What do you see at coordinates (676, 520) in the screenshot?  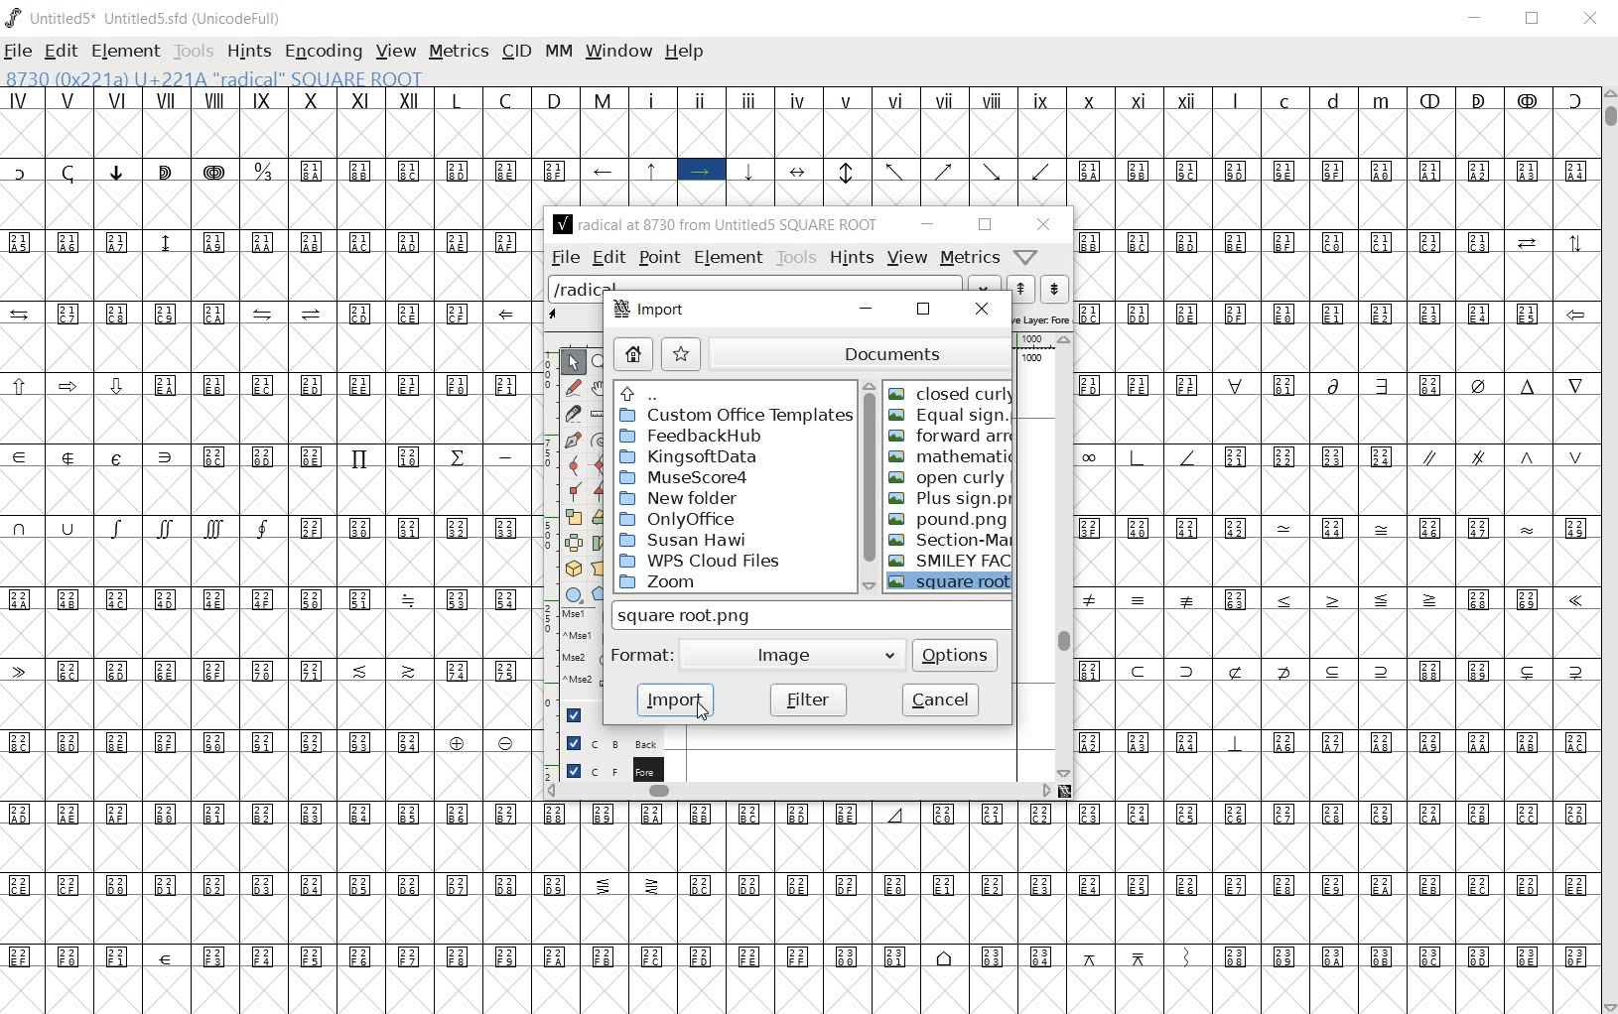 I see `OnlyOffice` at bounding box center [676, 520].